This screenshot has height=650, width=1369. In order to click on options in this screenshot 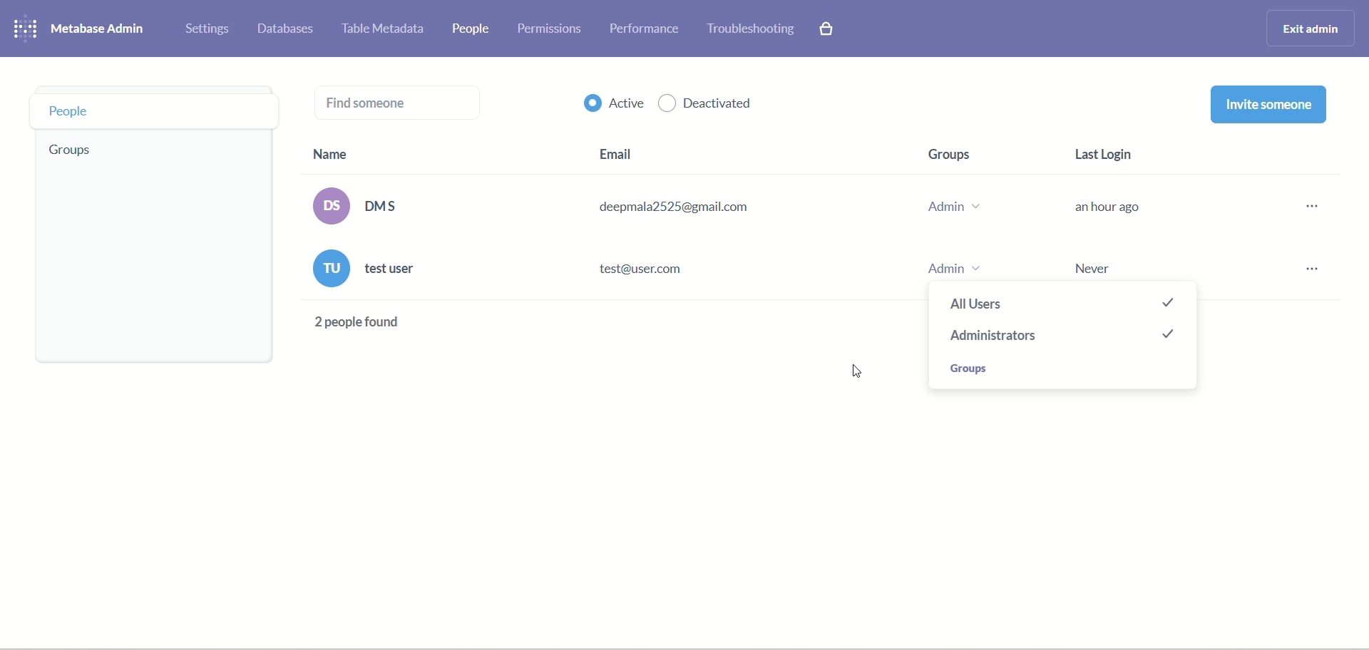, I will do `click(1304, 244)`.